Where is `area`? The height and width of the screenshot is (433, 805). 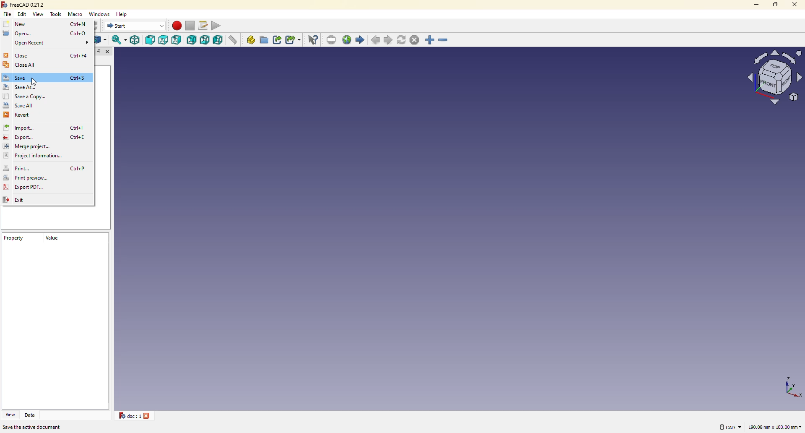 area is located at coordinates (775, 428).